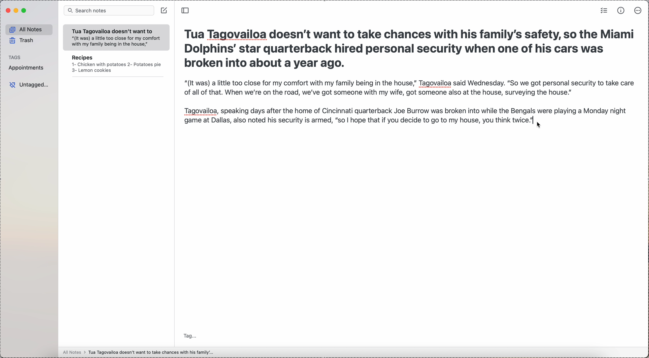 This screenshot has height=358, width=649. What do you see at coordinates (17, 11) in the screenshot?
I see `minimize app` at bounding box center [17, 11].